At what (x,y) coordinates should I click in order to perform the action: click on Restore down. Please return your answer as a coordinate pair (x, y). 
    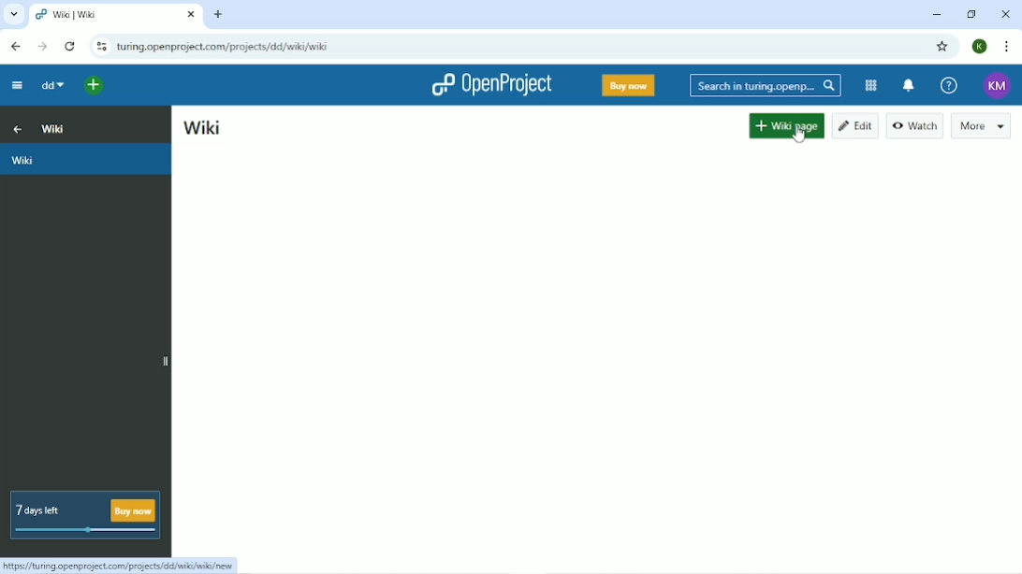
    Looking at the image, I should click on (970, 14).